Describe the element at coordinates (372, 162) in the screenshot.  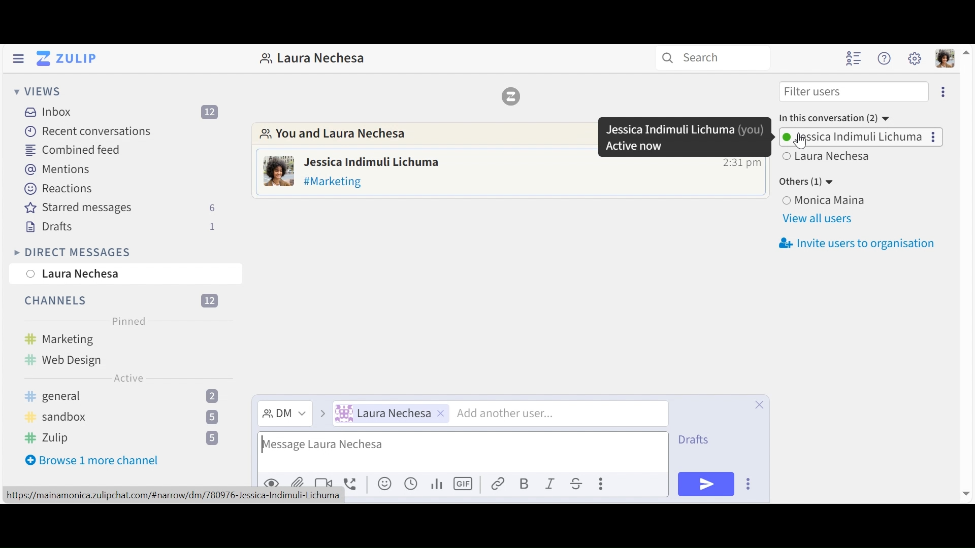
I see `View user card` at that location.